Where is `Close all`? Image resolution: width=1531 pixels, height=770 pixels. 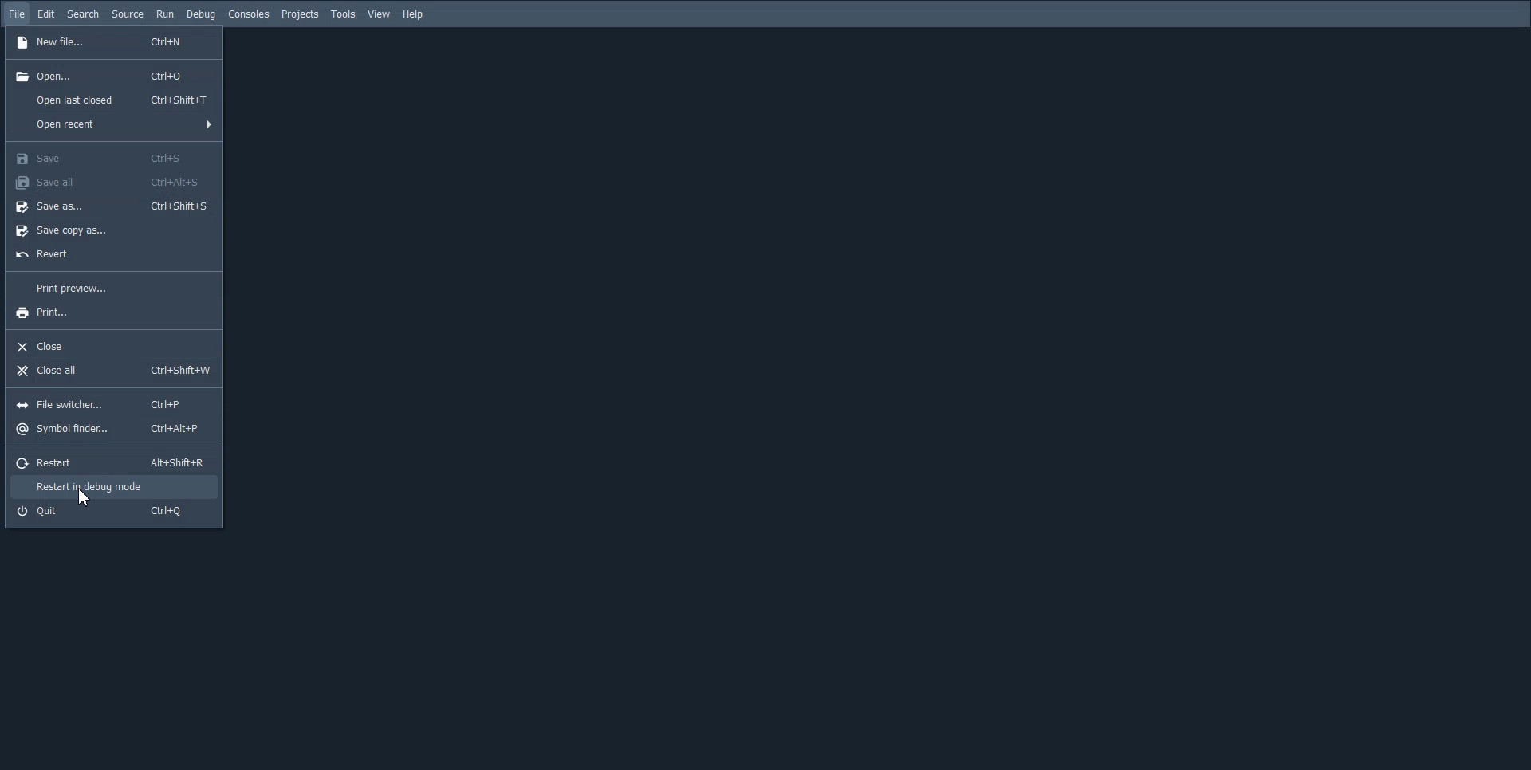
Close all is located at coordinates (114, 370).